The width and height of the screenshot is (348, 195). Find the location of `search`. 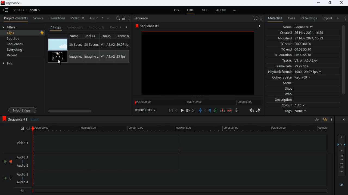

search is located at coordinates (118, 18).